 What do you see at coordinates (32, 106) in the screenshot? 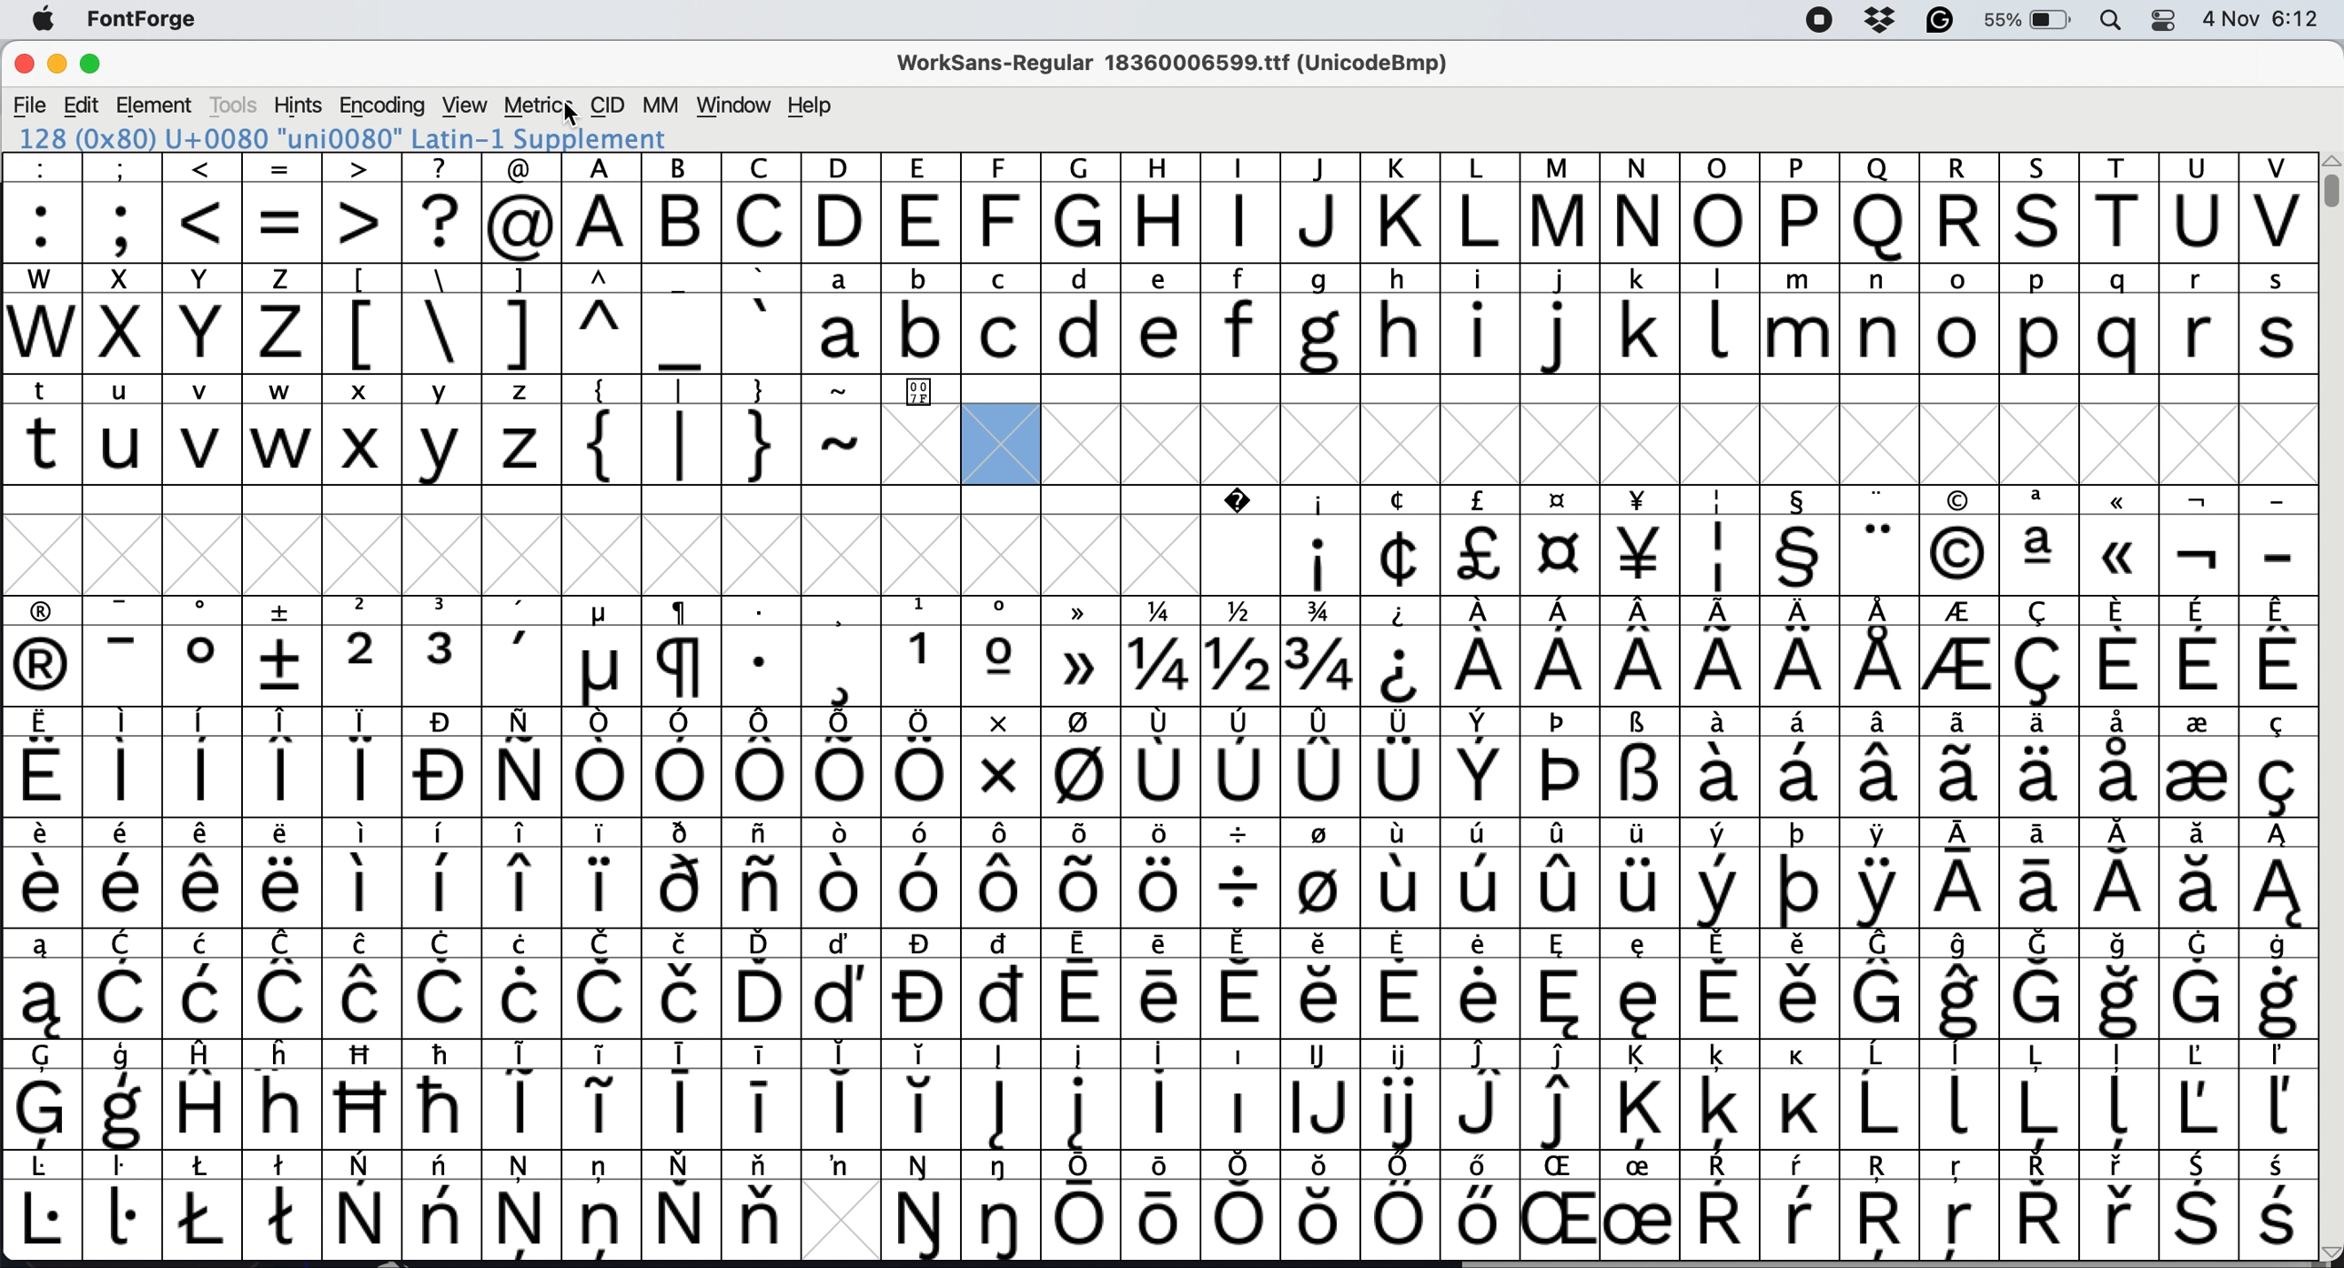
I see `File` at bounding box center [32, 106].